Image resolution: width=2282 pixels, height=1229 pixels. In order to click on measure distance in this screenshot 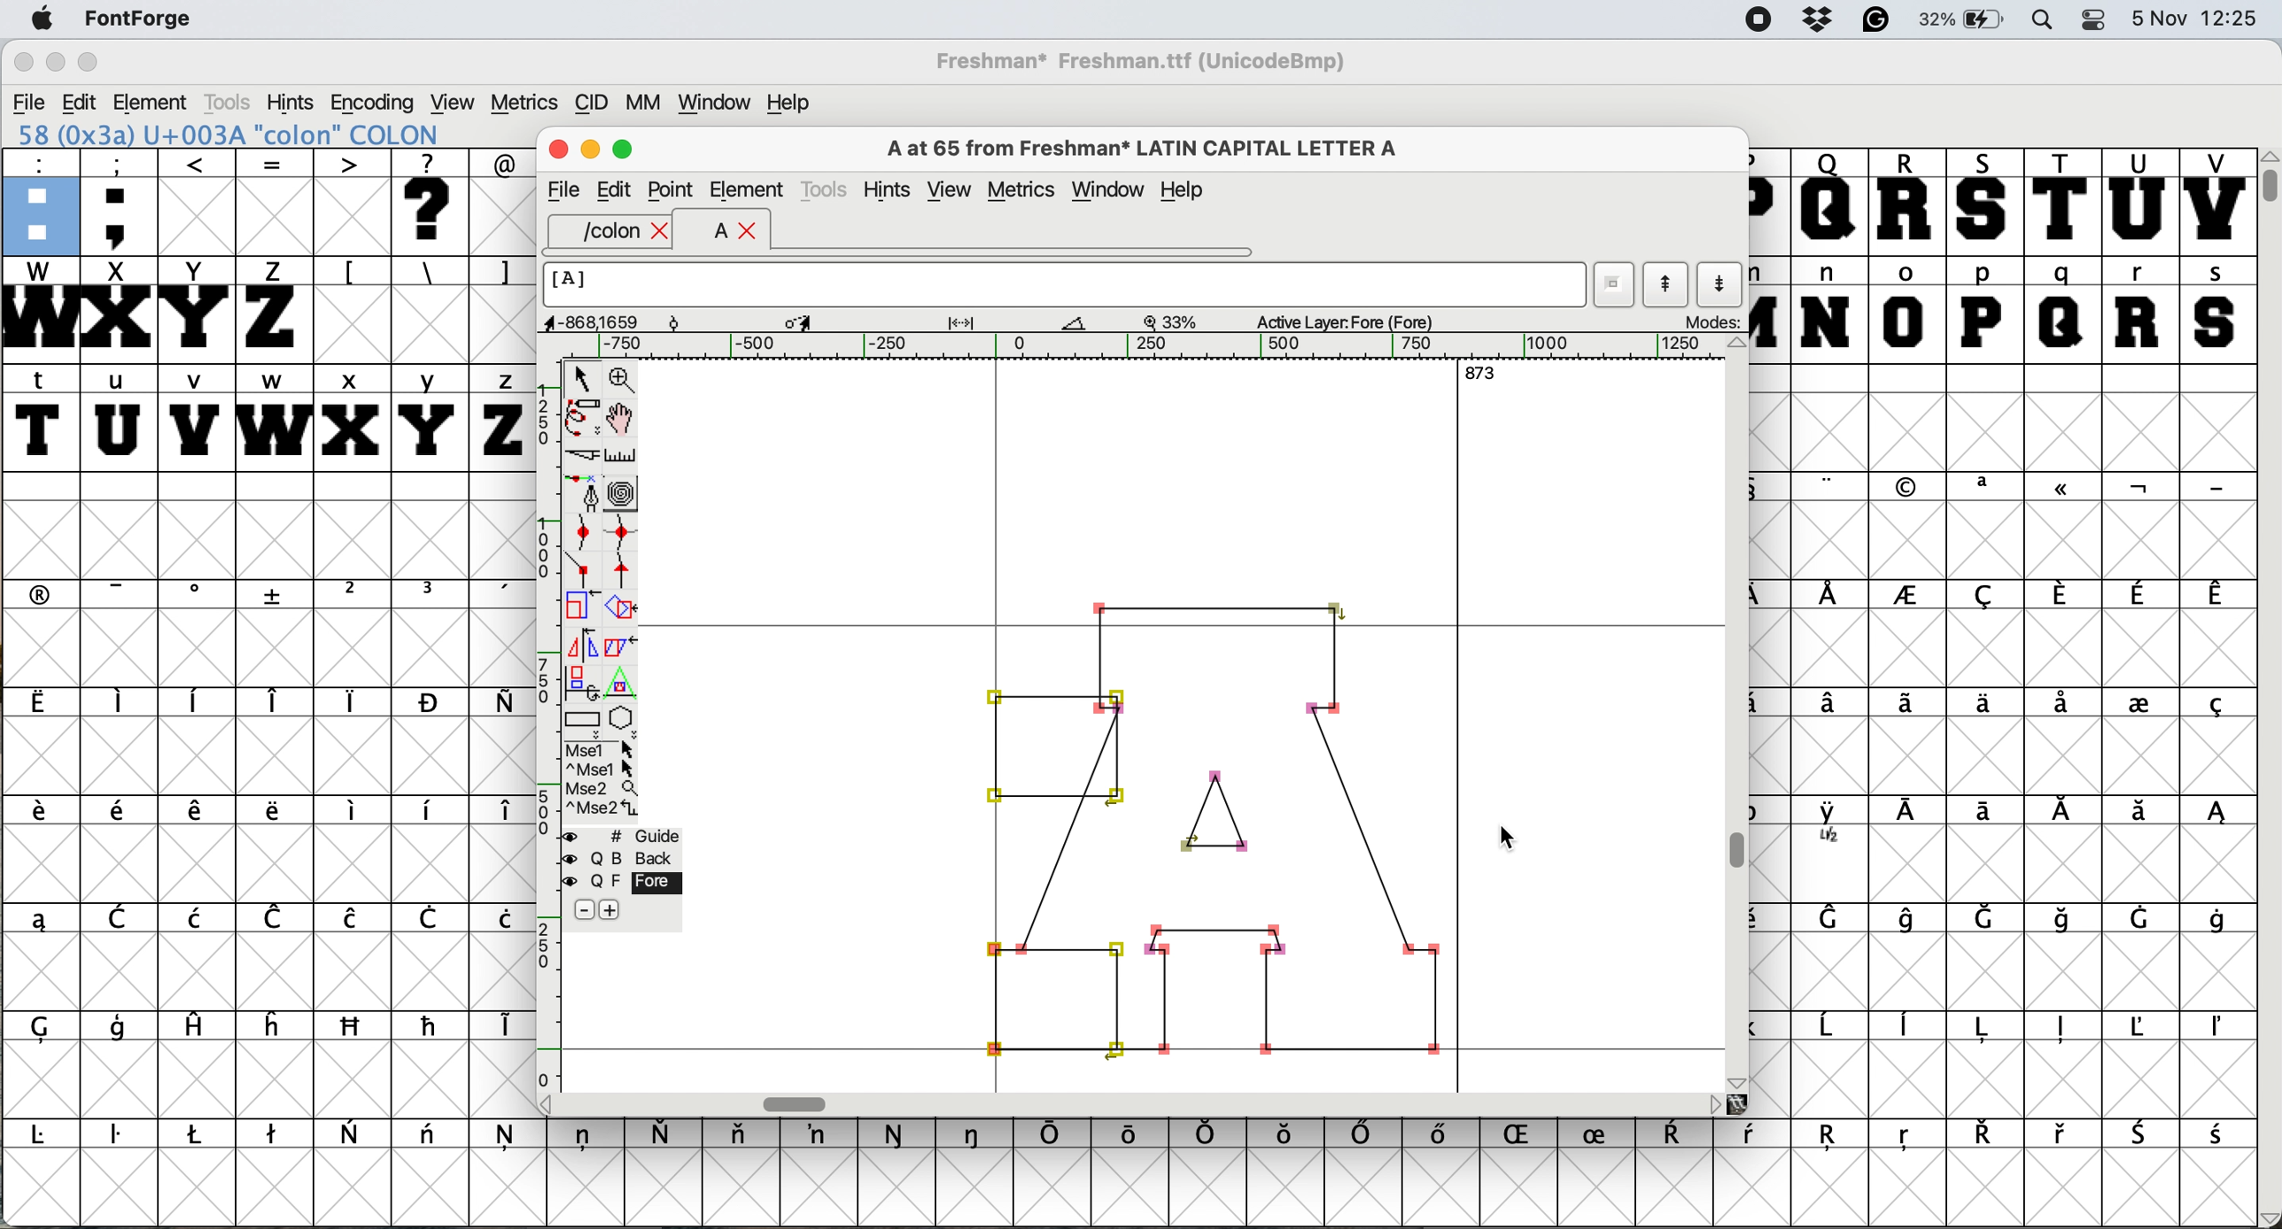, I will do `click(621, 452)`.